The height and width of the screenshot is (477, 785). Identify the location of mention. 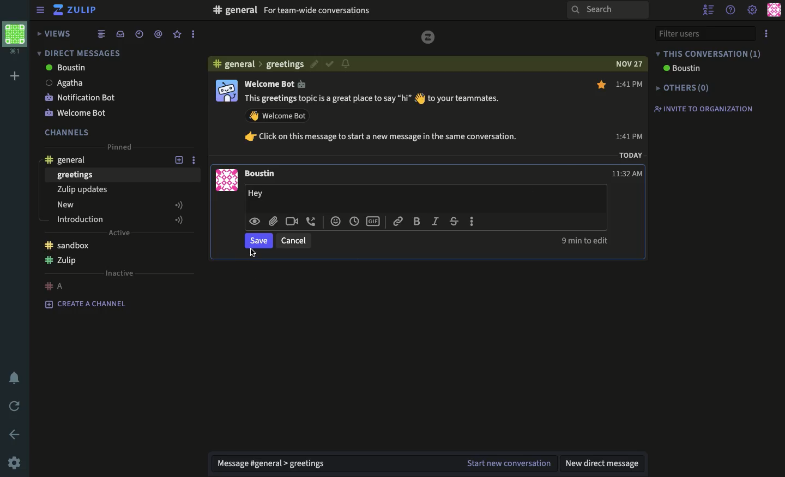
(159, 34).